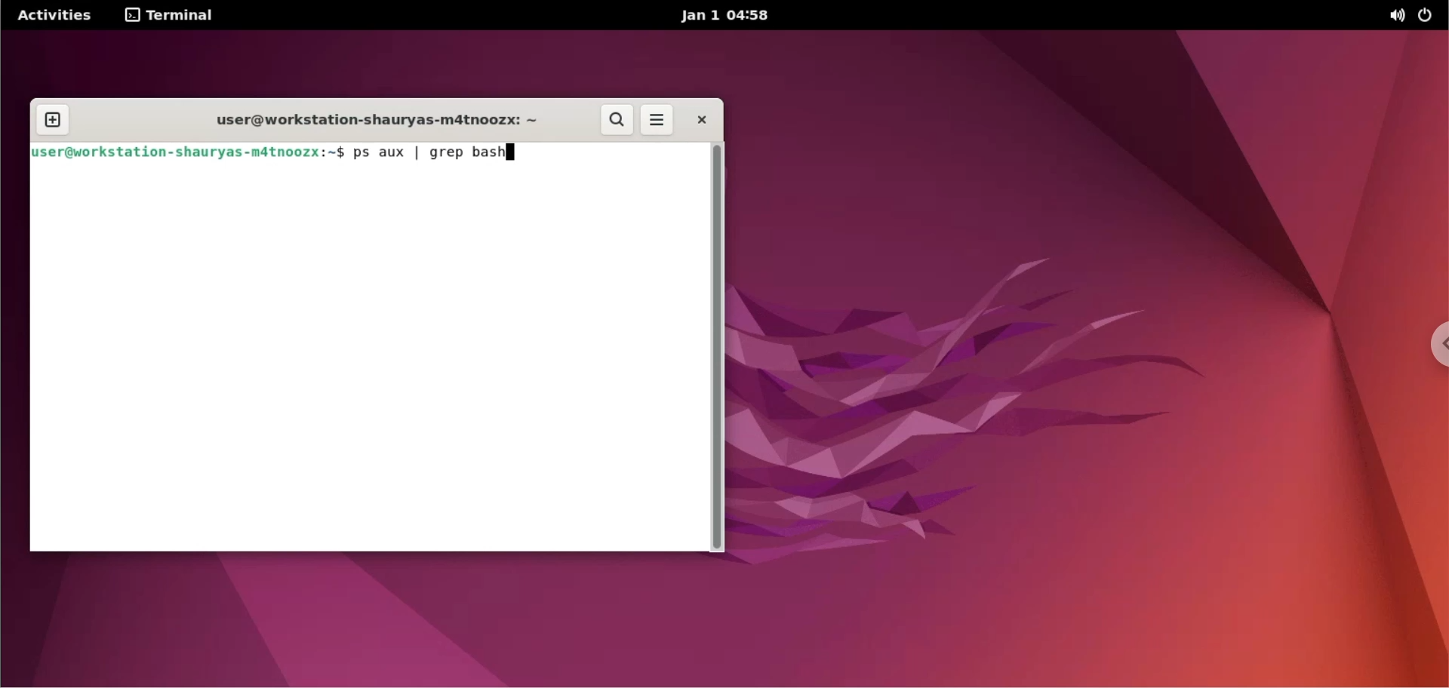 The image size is (1449, 688). I want to click on terminal, so click(171, 16).